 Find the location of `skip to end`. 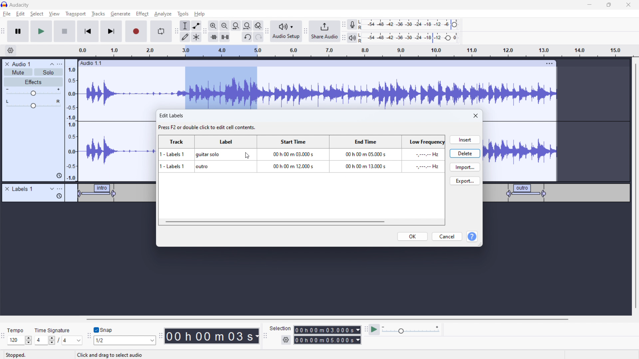

skip to end is located at coordinates (113, 31).